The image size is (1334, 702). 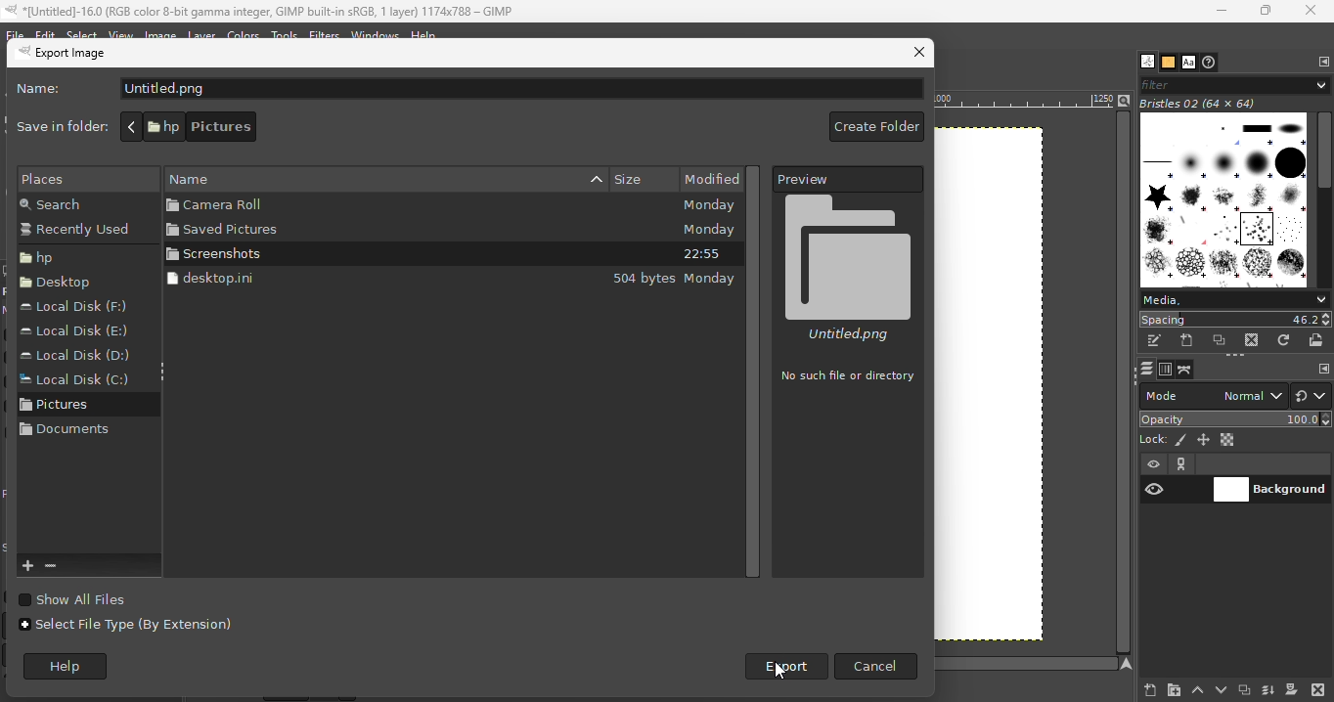 I want to click on Image tags, so click(x=1225, y=201).